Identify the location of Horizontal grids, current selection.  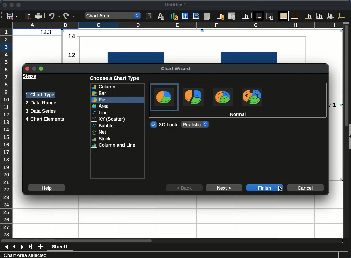
(283, 16).